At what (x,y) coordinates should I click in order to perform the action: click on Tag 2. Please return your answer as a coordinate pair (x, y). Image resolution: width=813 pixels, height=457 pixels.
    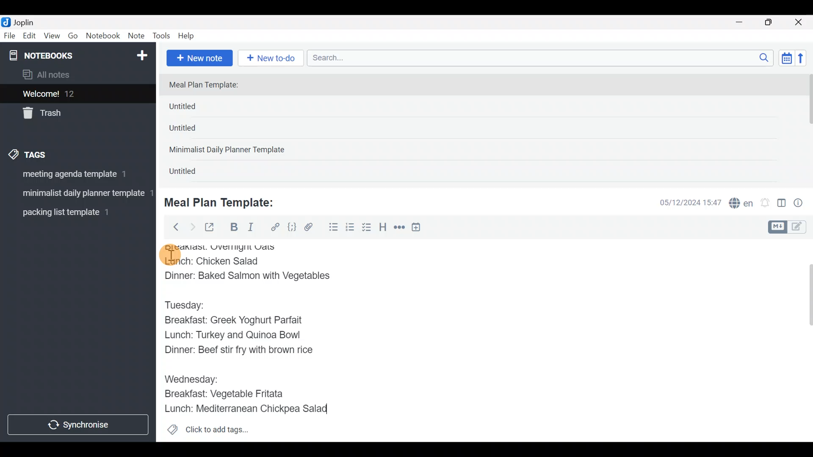
    Looking at the image, I should click on (77, 194).